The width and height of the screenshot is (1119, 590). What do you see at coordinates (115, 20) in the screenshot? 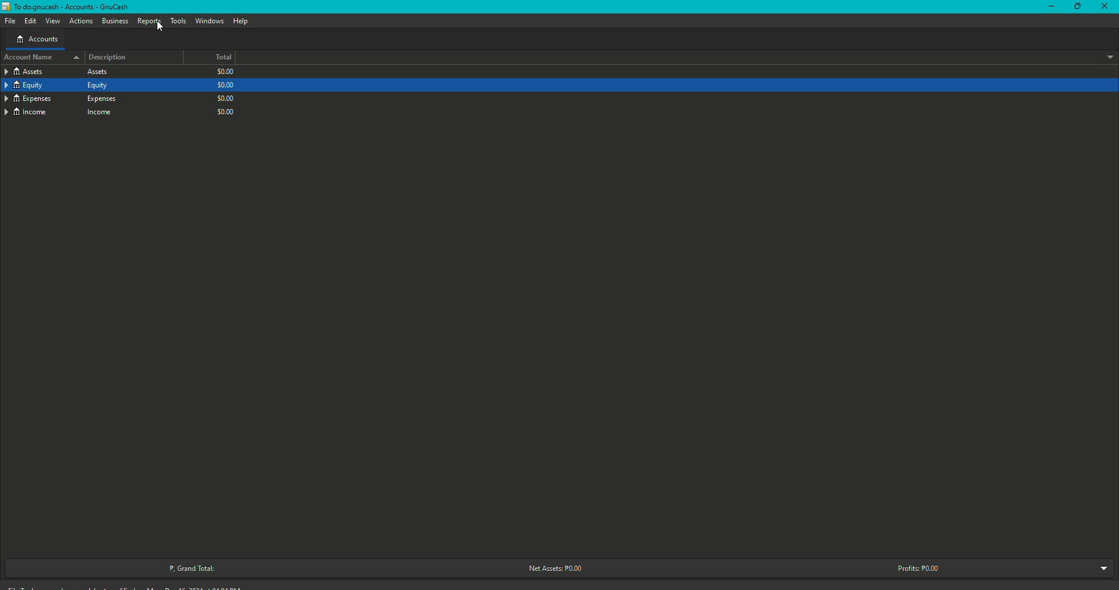
I see `Business` at bounding box center [115, 20].